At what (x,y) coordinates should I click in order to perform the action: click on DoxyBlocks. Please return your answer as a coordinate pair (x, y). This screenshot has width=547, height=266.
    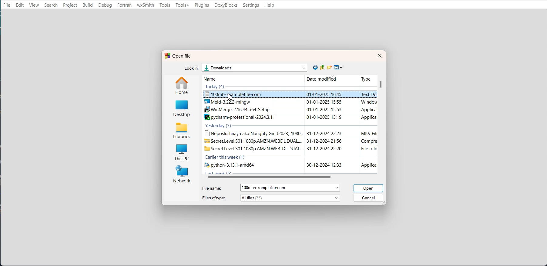
    Looking at the image, I should click on (226, 5).